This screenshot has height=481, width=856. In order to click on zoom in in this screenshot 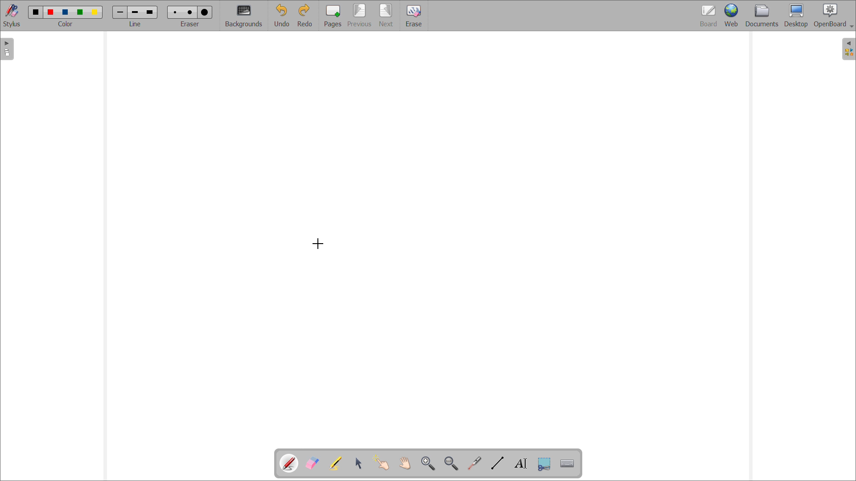, I will do `click(428, 463)`.